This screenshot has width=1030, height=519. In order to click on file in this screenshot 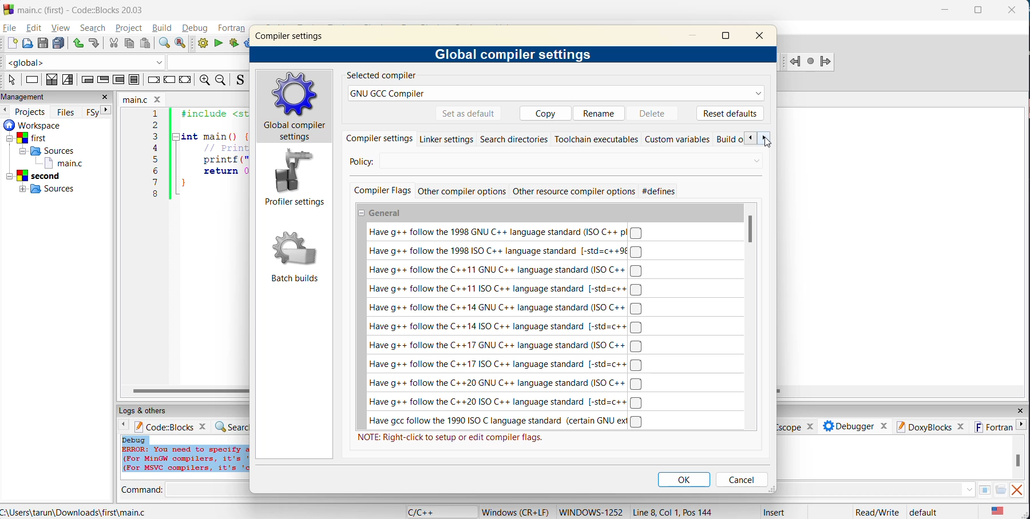, I will do `click(11, 28)`.